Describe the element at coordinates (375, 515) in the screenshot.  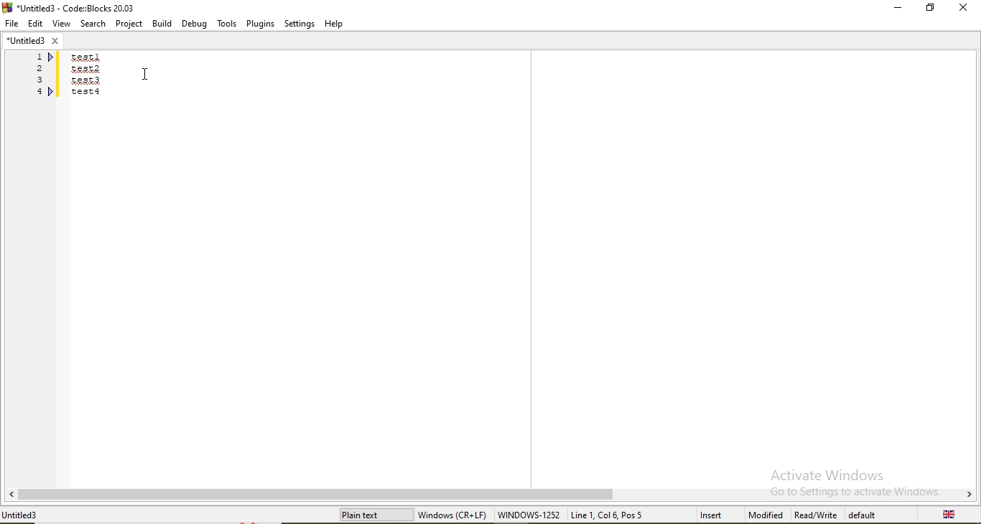
I see `plain text` at that location.